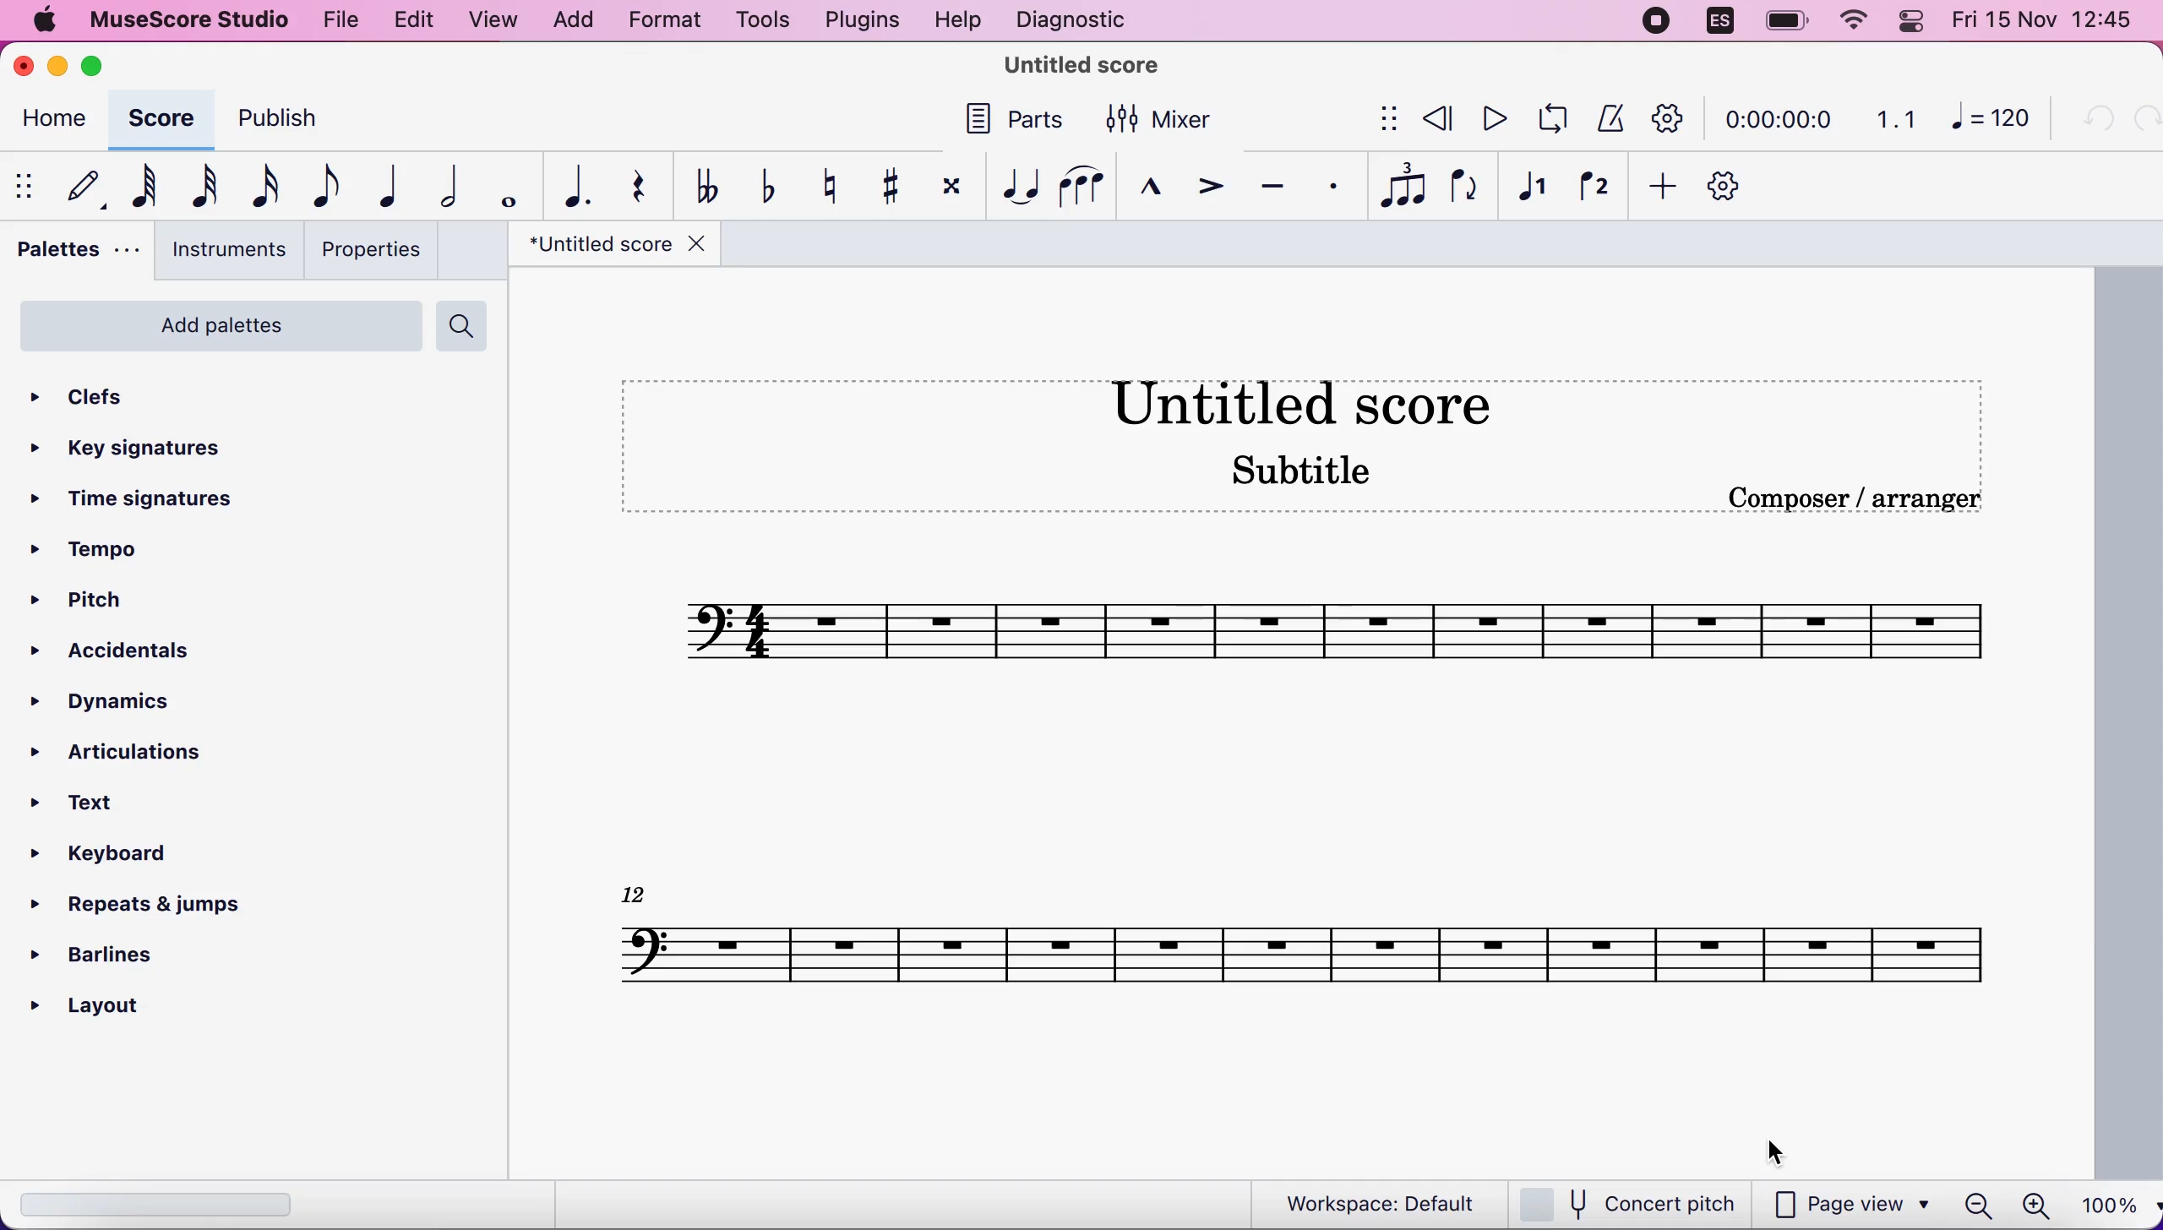 This screenshot has width=2163, height=1230. Describe the element at coordinates (1994, 122) in the screenshot. I see `0` at that location.